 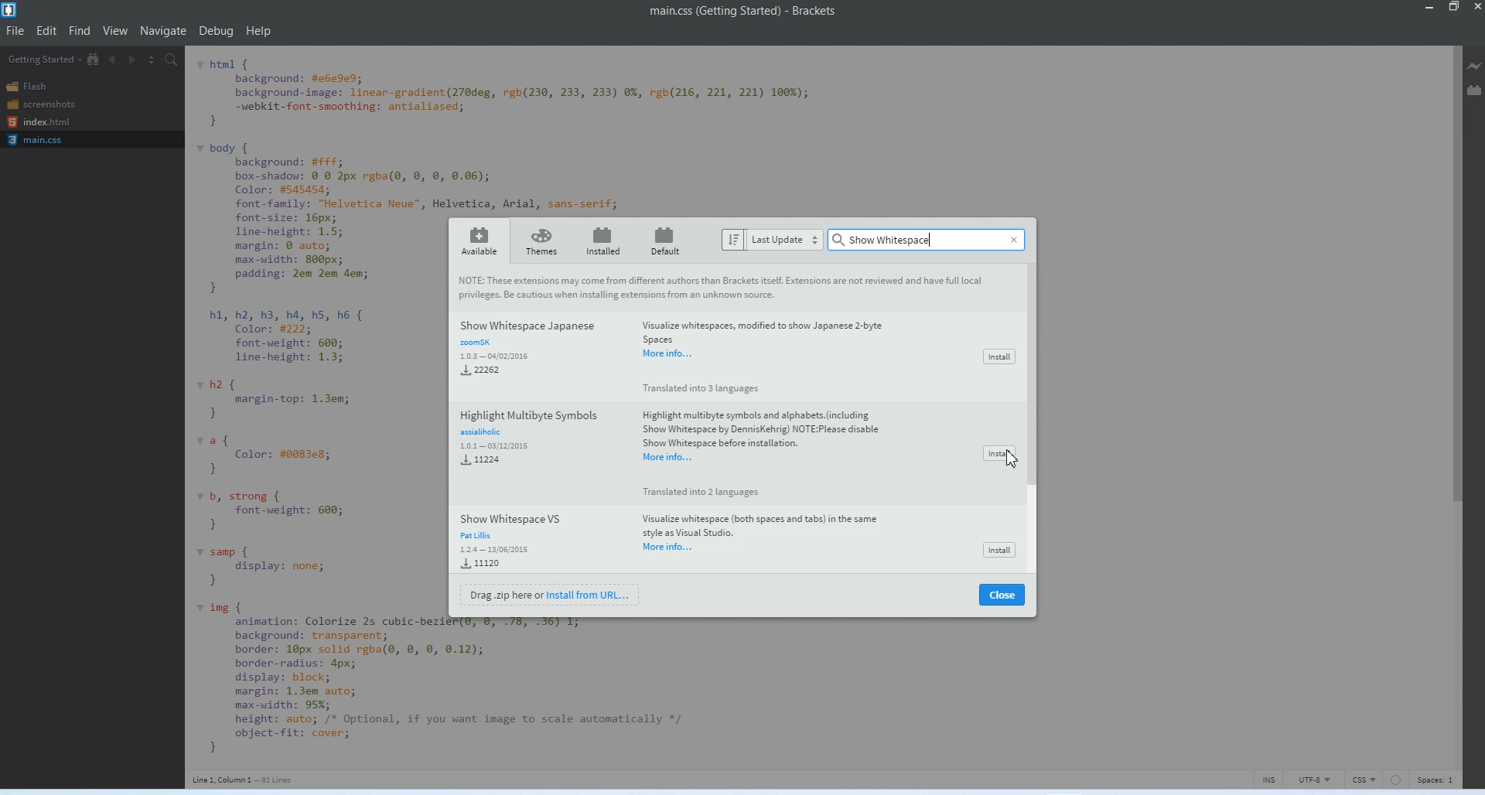 What do you see at coordinates (738, 14) in the screenshot?
I see `Text 1` at bounding box center [738, 14].